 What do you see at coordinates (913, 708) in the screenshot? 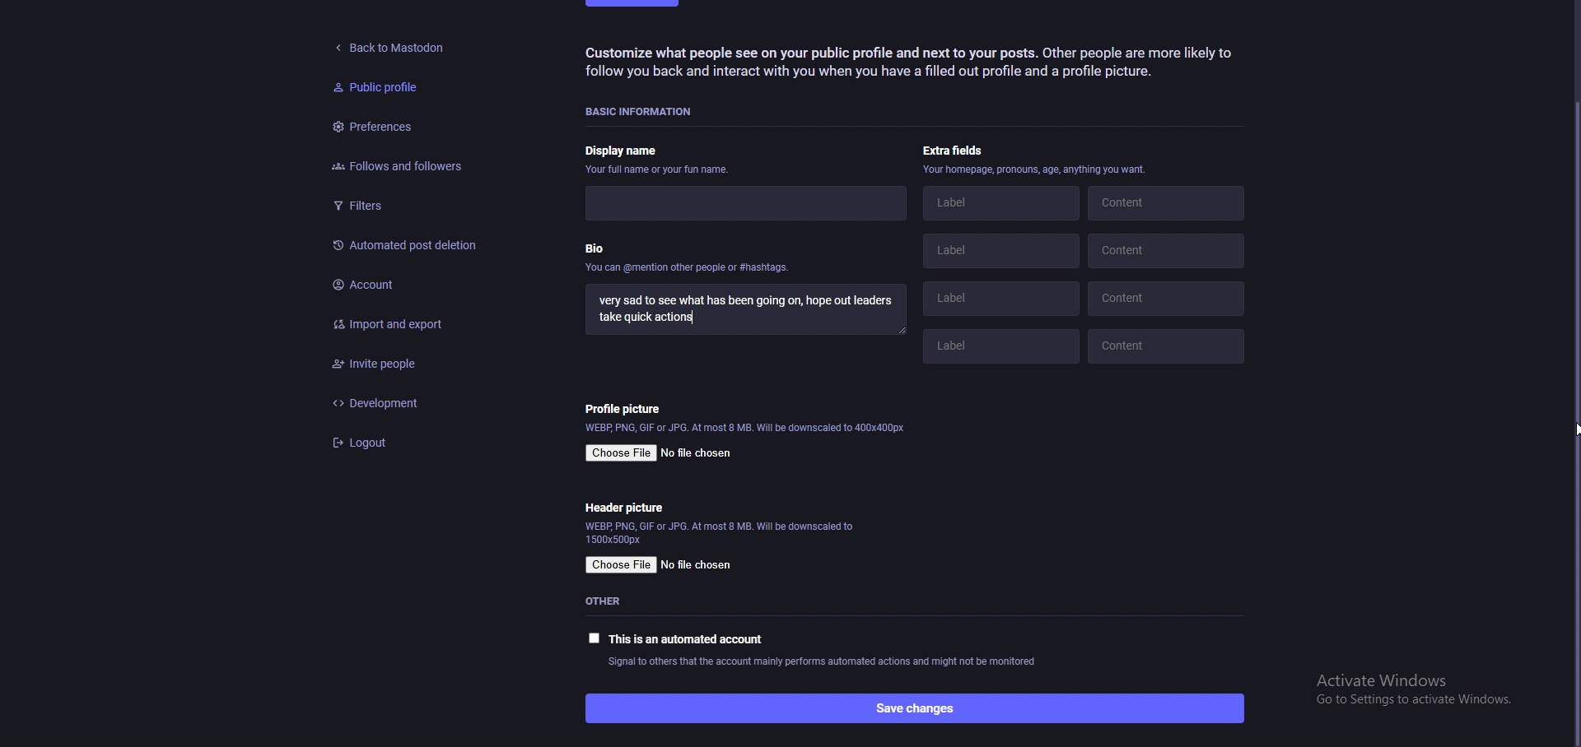
I see `save changes` at bounding box center [913, 708].